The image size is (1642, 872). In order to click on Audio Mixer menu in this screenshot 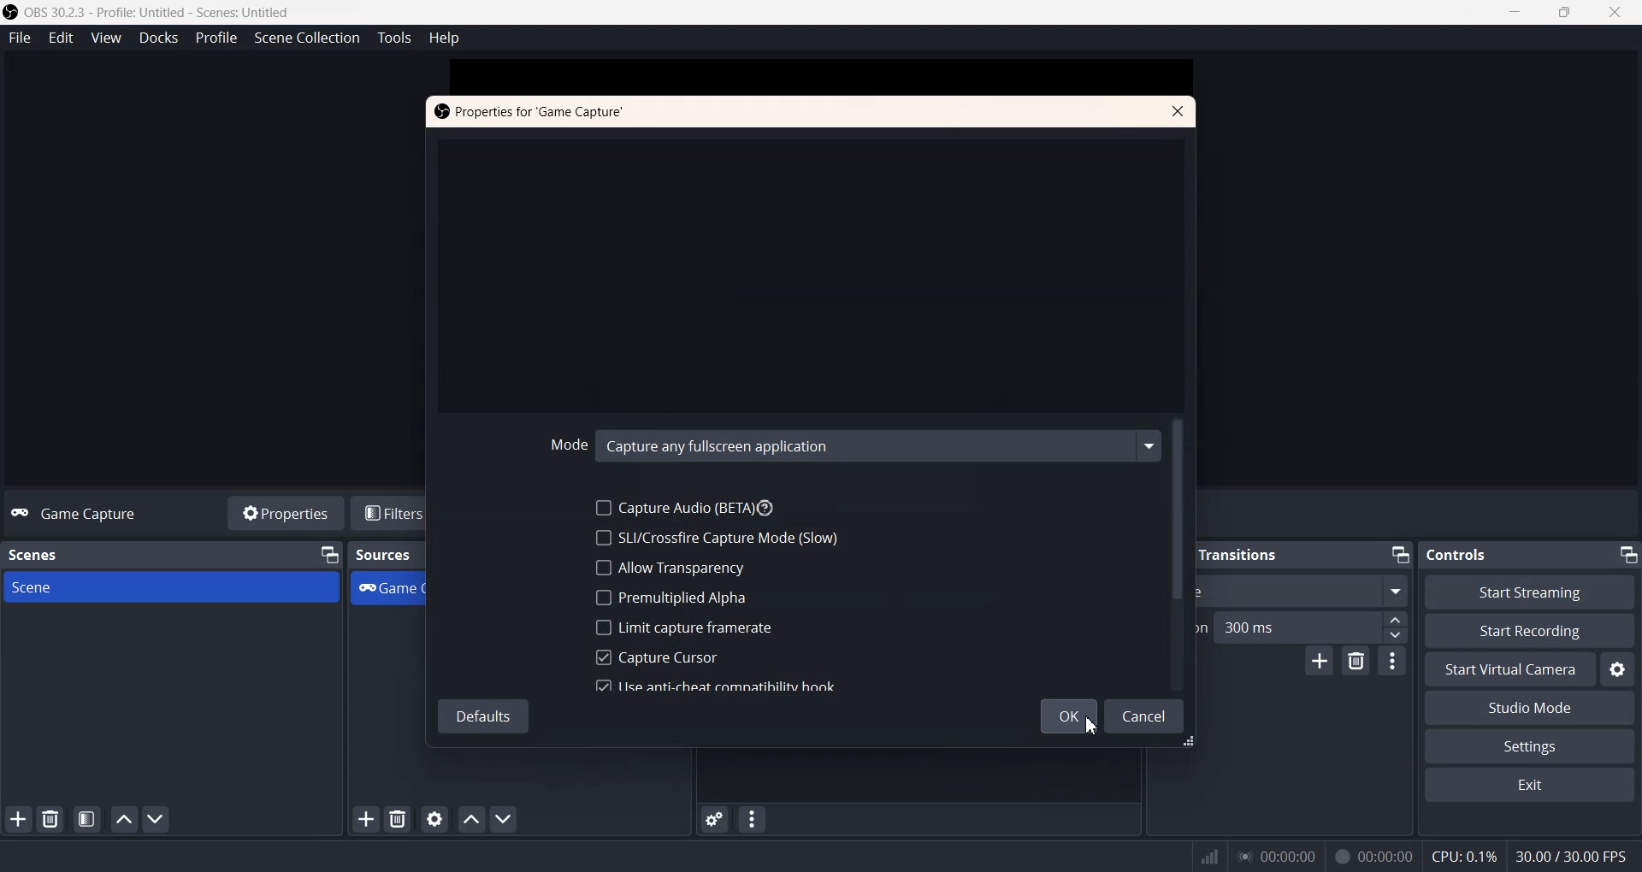, I will do `click(751, 821)`.